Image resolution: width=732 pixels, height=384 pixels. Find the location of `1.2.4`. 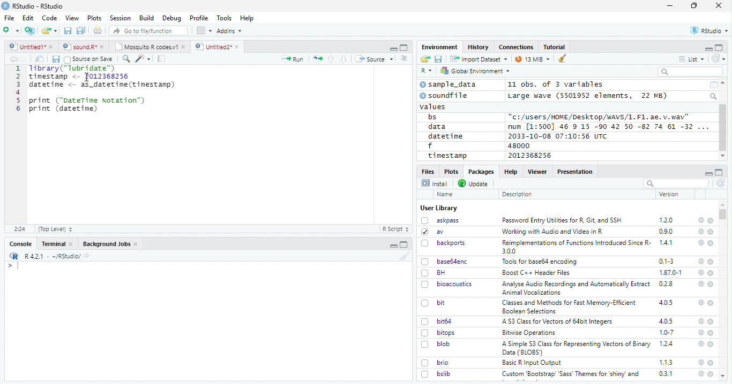

1.2.4 is located at coordinates (667, 343).